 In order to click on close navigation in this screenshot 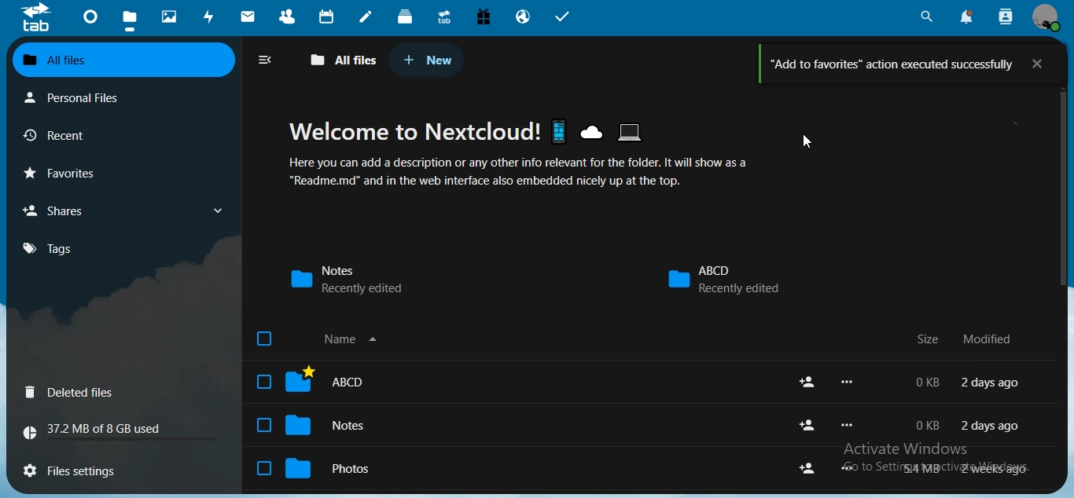, I will do `click(264, 58)`.